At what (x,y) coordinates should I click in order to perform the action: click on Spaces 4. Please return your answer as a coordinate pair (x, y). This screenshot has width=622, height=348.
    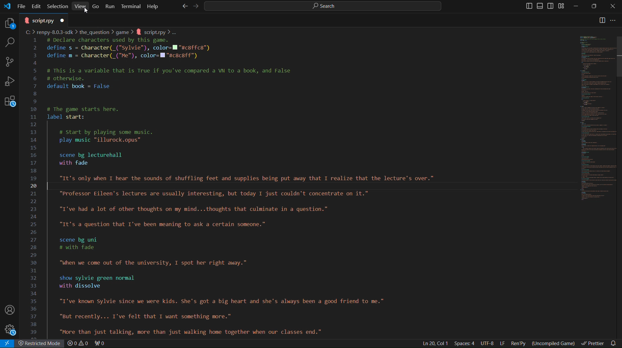
    Looking at the image, I should click on (466, 343).